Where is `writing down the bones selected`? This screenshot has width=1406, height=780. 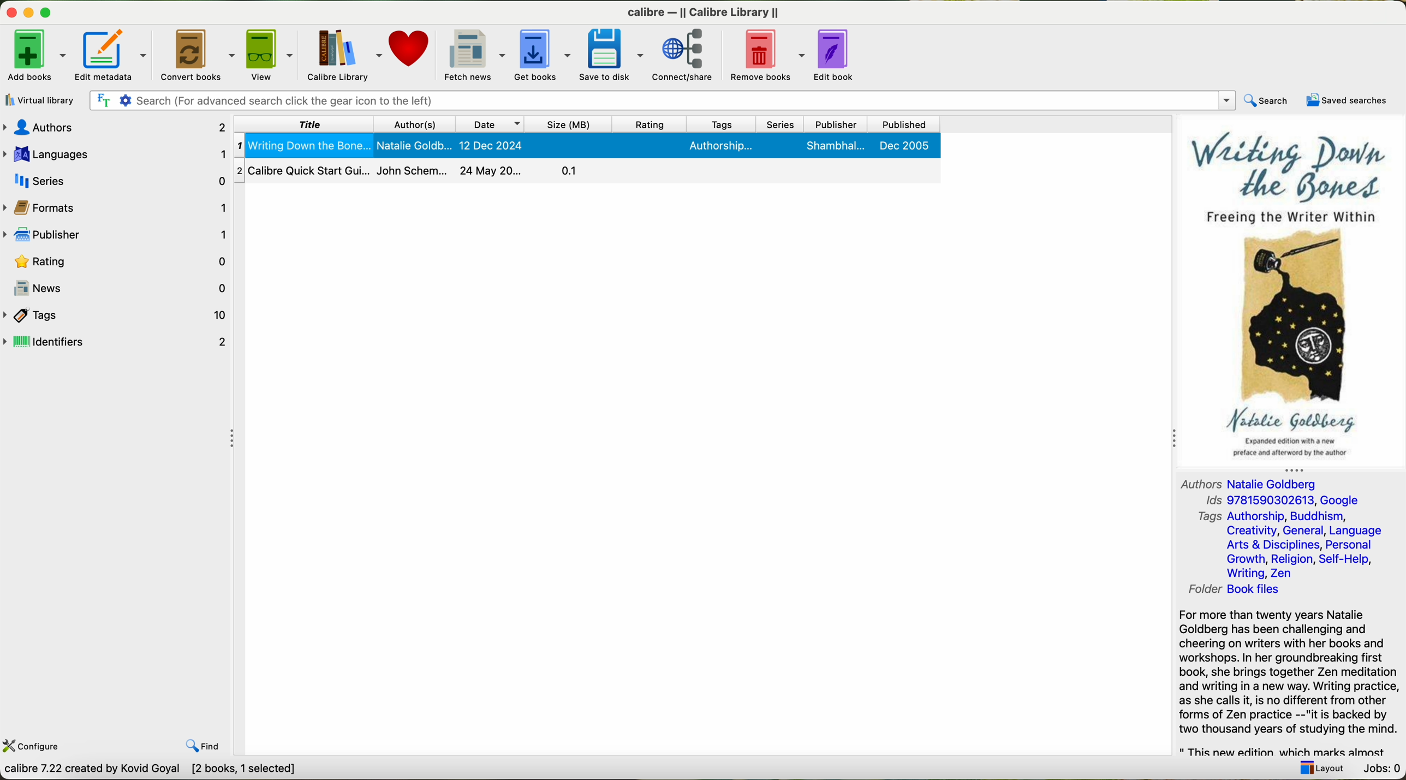
writing down the bones selected is located at coordinates (594, 146).